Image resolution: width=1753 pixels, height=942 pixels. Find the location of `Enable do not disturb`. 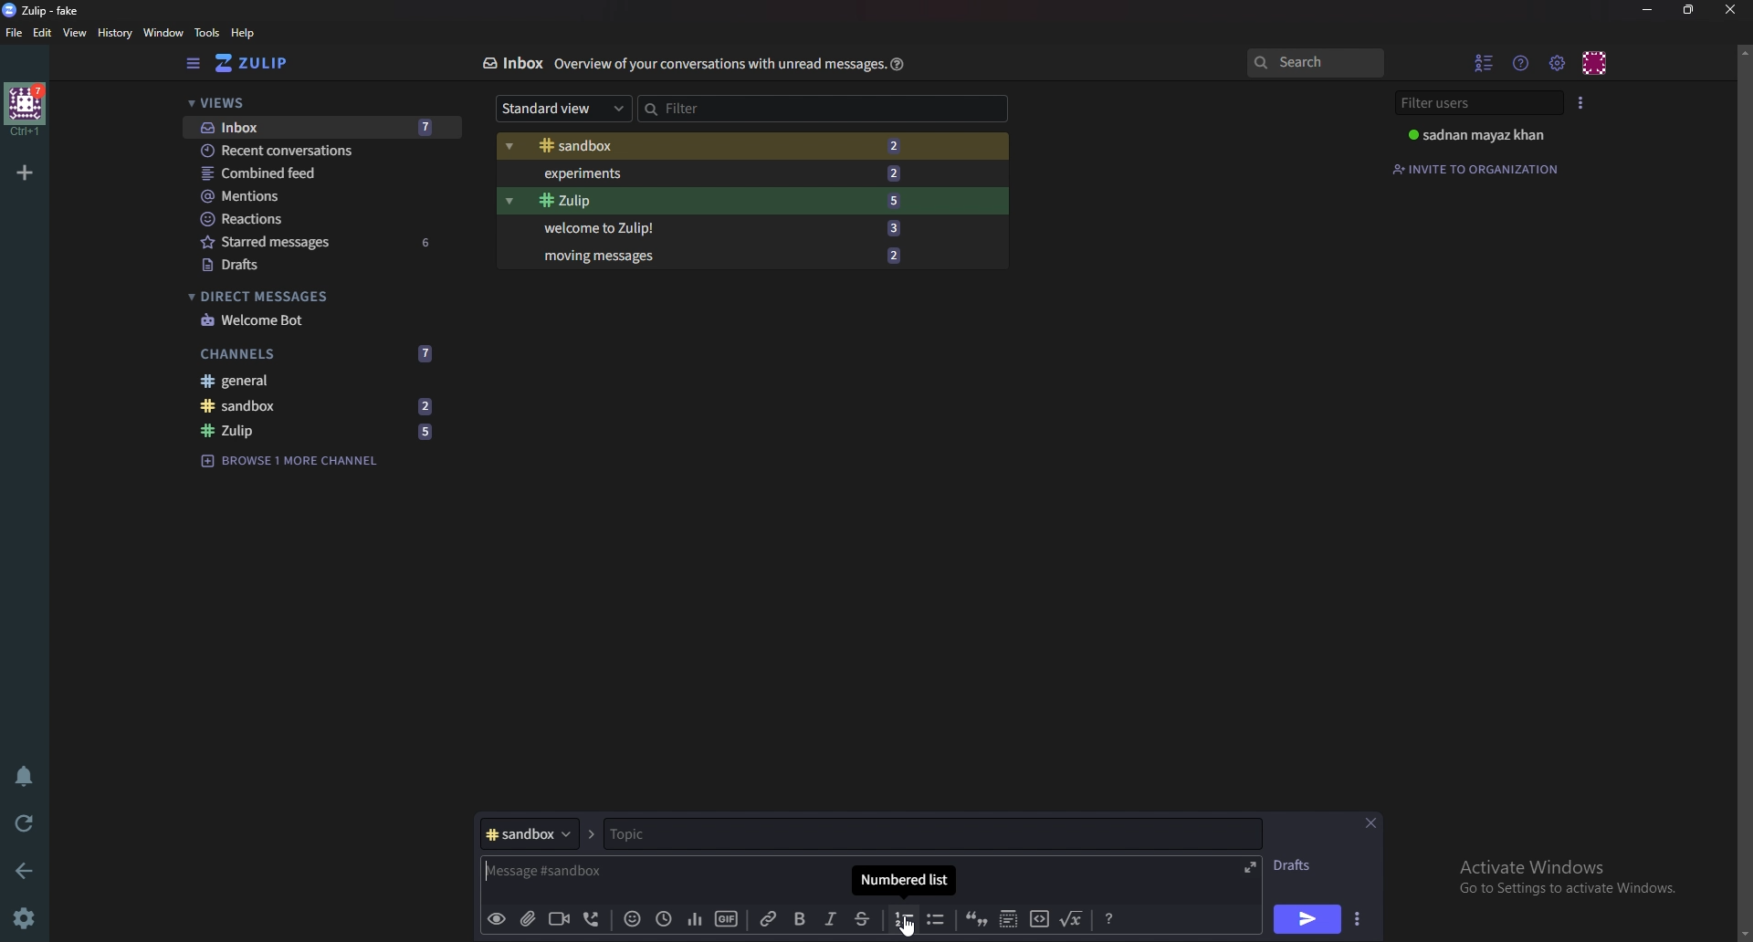

Enable do not disturb is located at coordinates (22, 777).